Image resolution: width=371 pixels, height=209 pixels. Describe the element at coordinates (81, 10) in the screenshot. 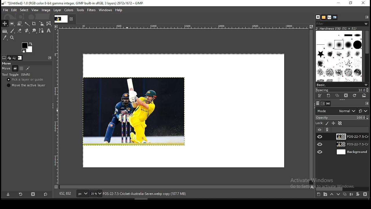

I see `tools` at that location.